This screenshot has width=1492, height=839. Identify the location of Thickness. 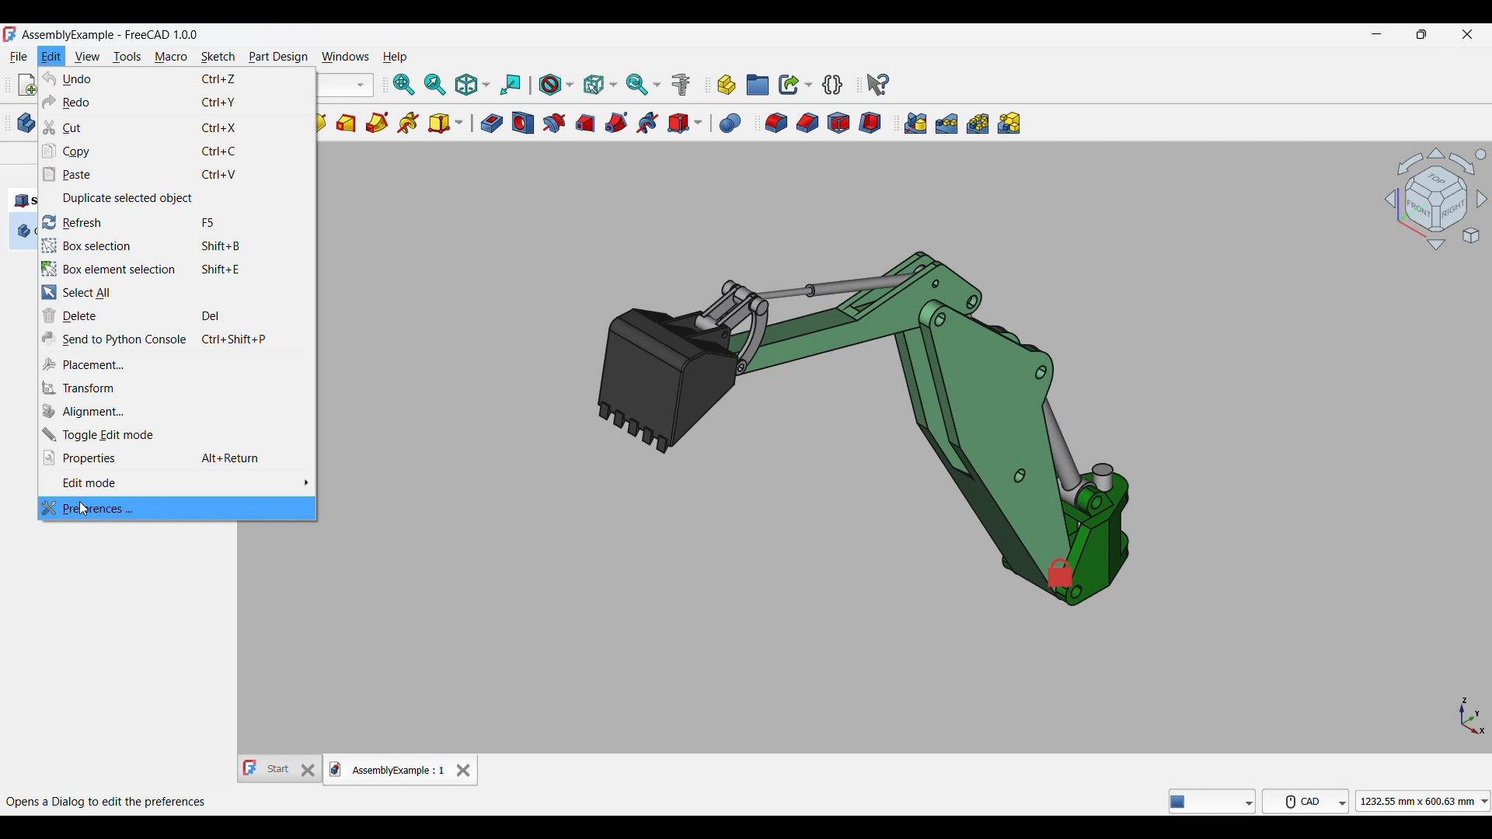
(870, 123).